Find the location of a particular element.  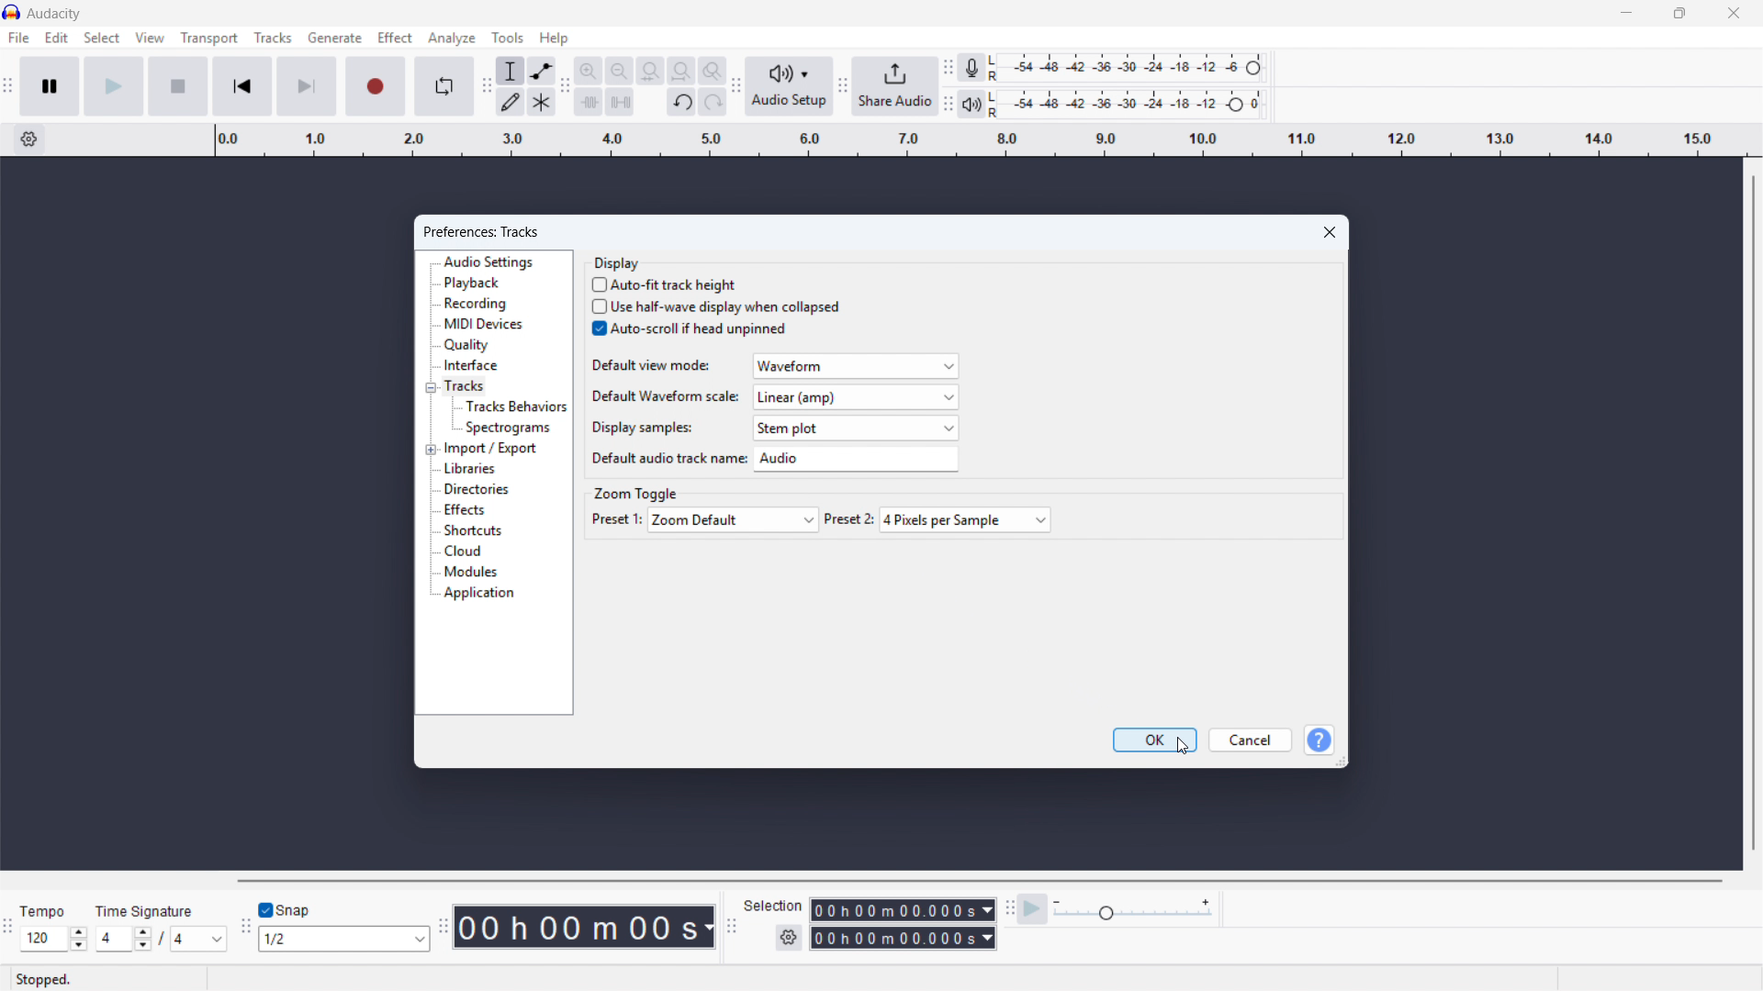

set preset 2 is located at coordinates (938, 520).